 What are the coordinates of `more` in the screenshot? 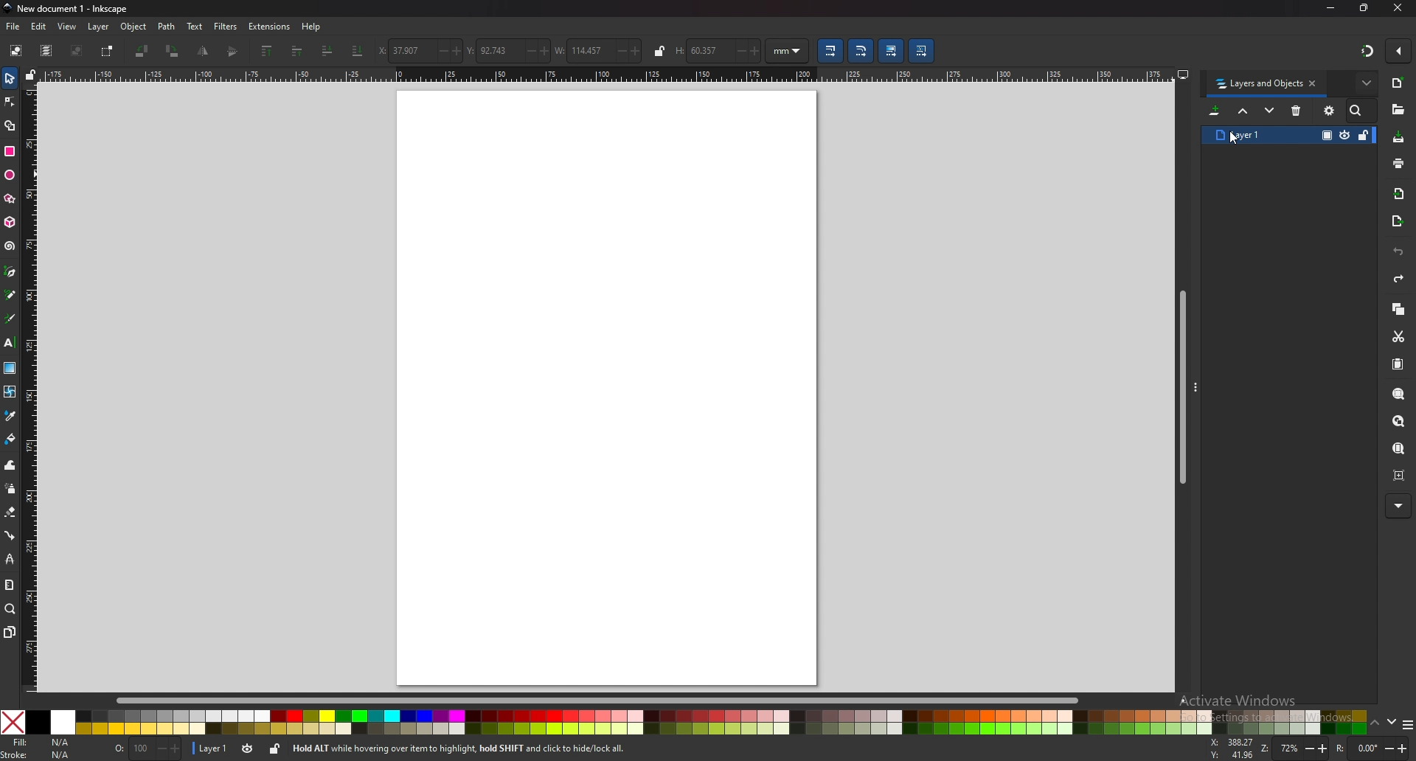 It's located at (1398, 507).